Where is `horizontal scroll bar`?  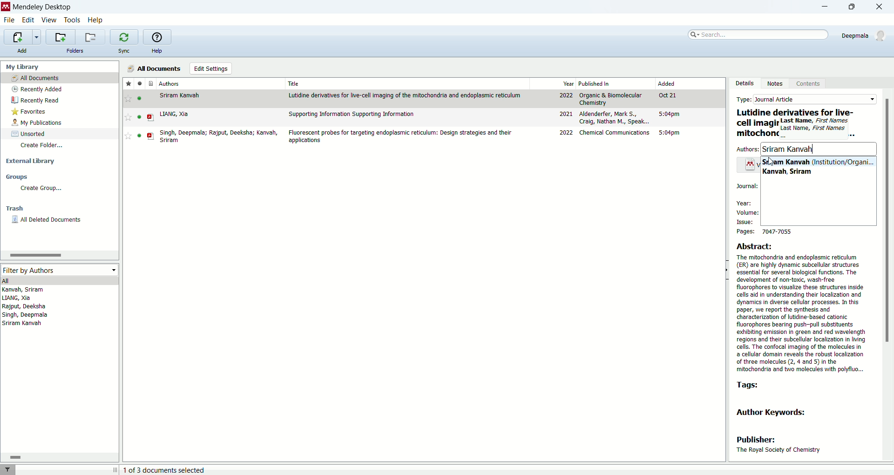
horizontal scroll bar is located at coordinates (61, 457).